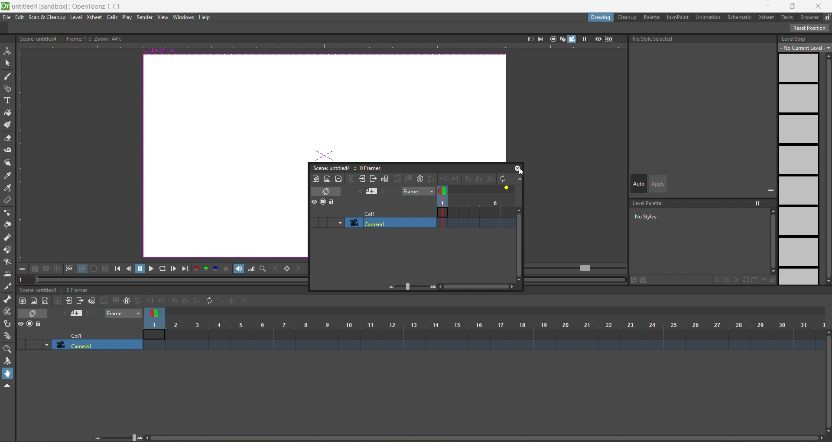  I want to click on selection tool, so click(8, 62).